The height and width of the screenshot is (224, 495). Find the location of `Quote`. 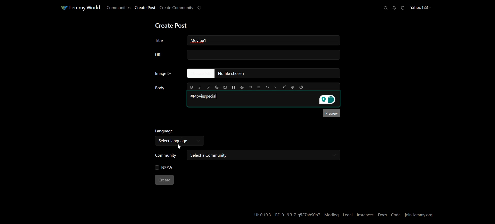

Quote is located at coordinates (251, 87).